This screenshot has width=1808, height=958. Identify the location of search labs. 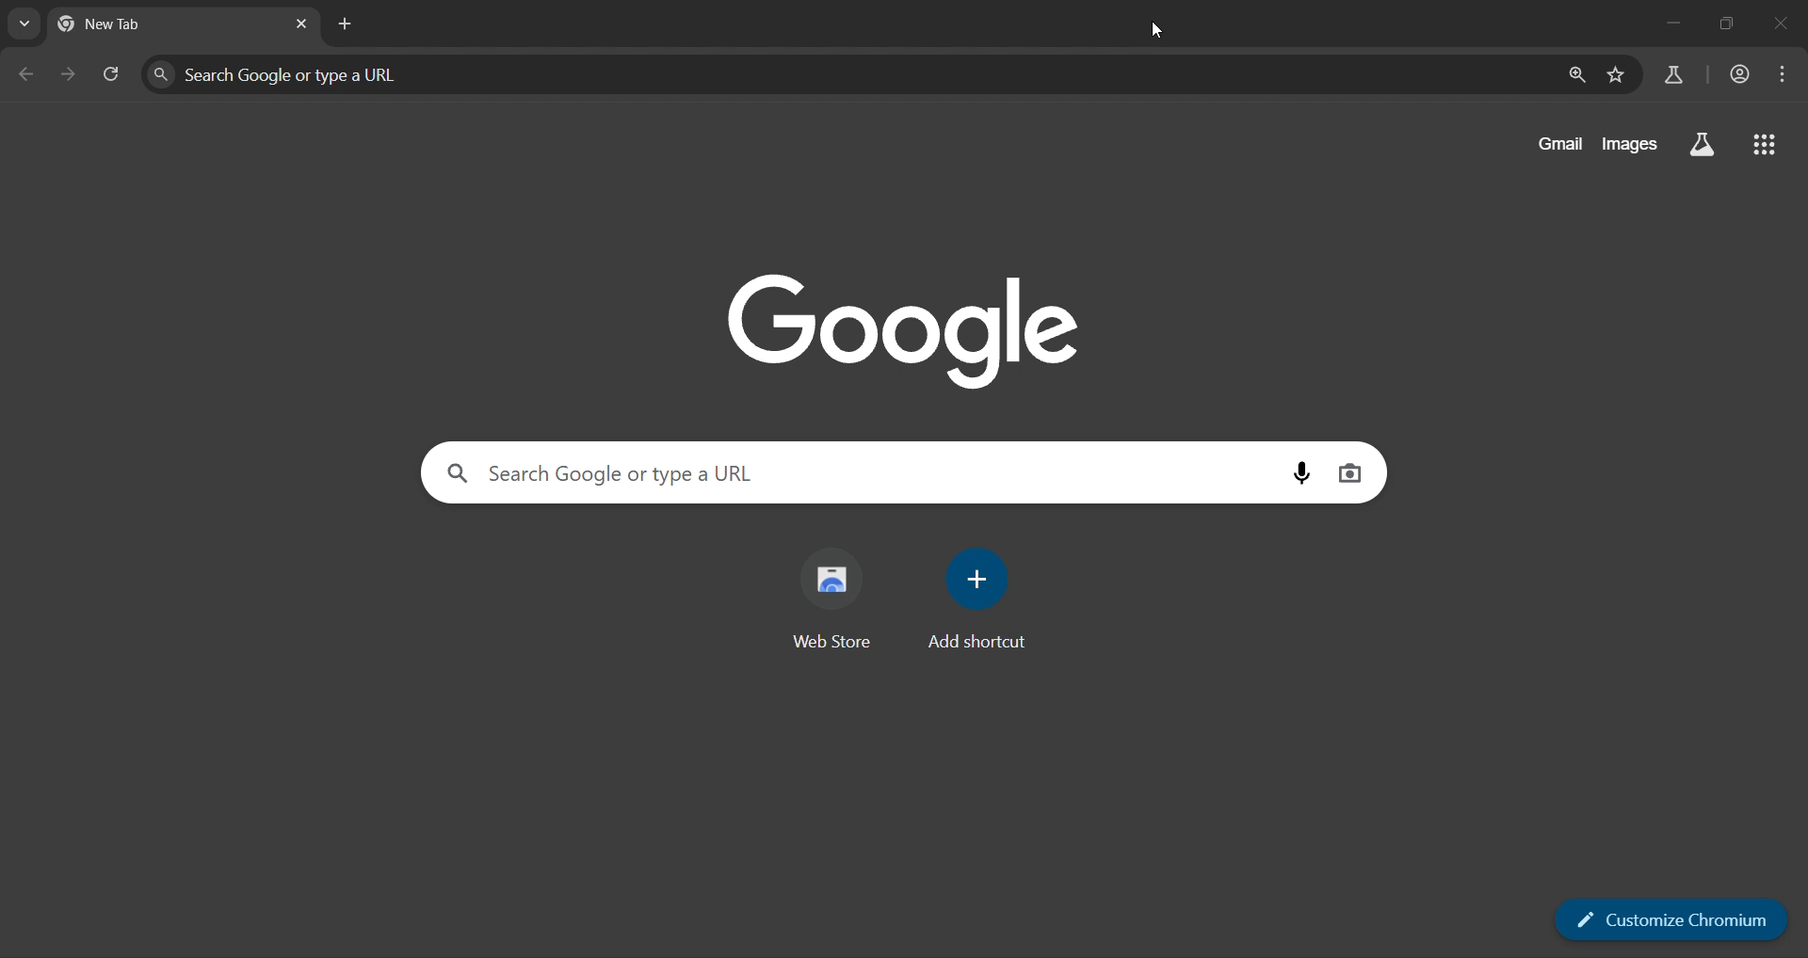
(1701, 141).